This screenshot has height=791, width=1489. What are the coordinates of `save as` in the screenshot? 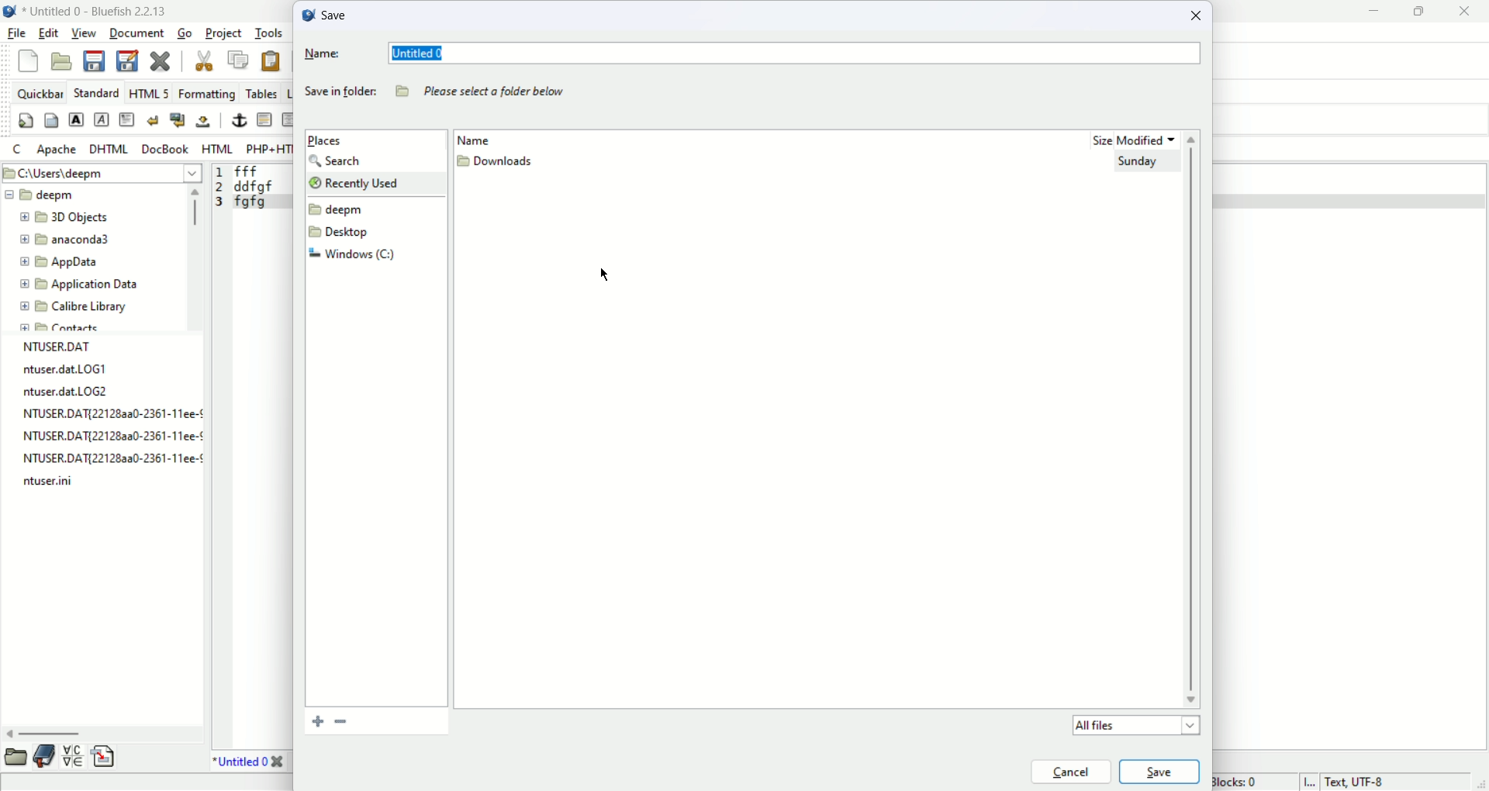 It's located at (130, 60).